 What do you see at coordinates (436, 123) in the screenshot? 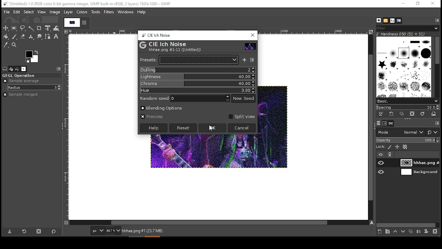
I see `configure this tab` at bounding box center [436, 123].